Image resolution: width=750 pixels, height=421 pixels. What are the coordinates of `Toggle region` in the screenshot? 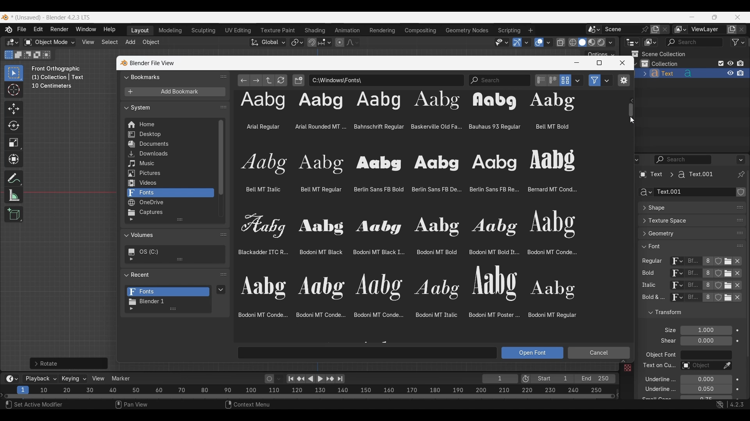 It's located at (623, 80).